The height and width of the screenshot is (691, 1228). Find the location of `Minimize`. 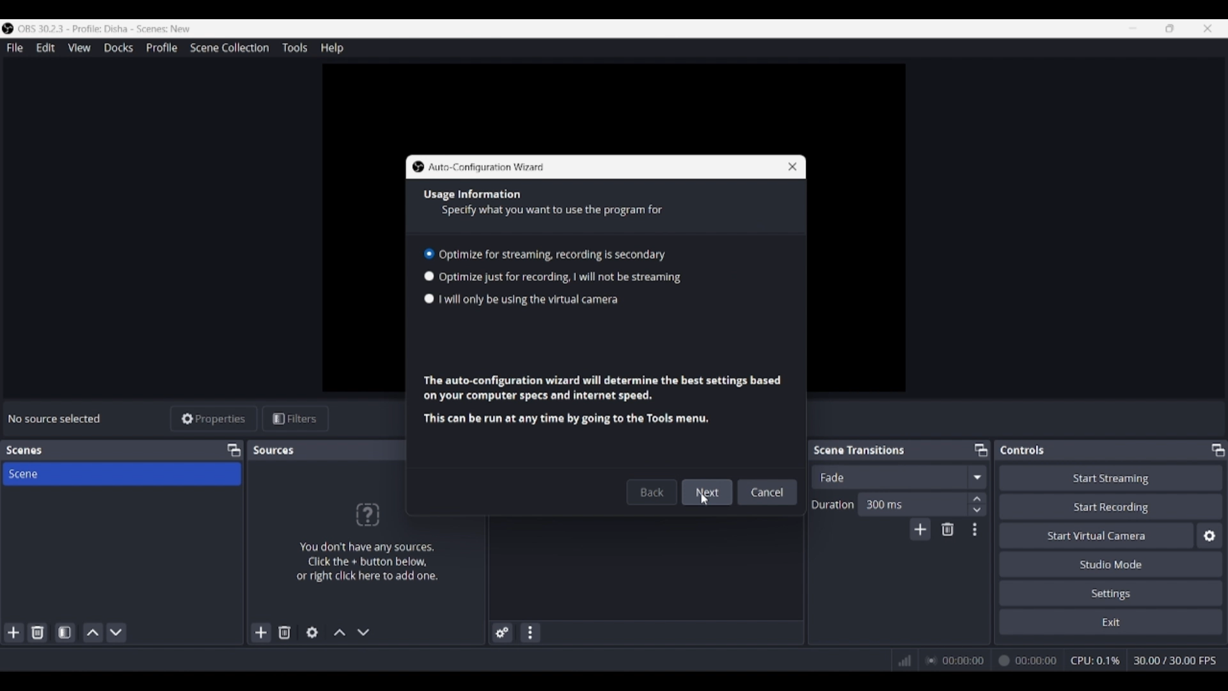

Minimize is located at coordinates (1133, 28).